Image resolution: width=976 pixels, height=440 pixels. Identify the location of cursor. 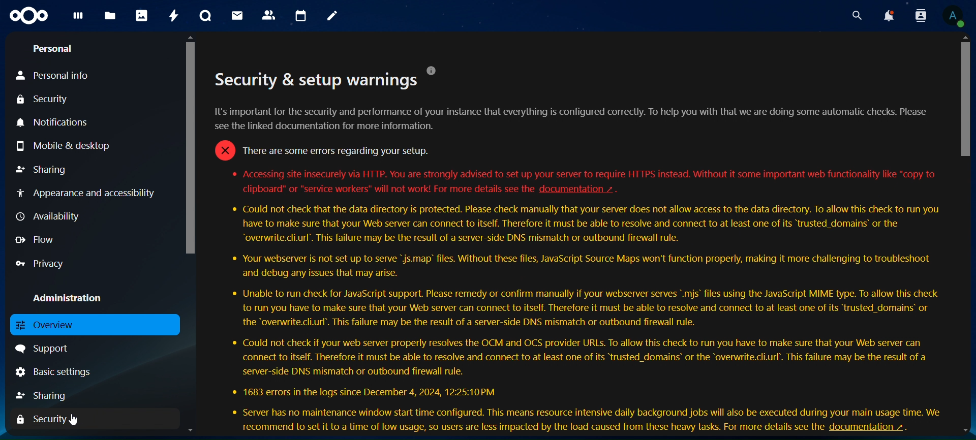
(73, 418).